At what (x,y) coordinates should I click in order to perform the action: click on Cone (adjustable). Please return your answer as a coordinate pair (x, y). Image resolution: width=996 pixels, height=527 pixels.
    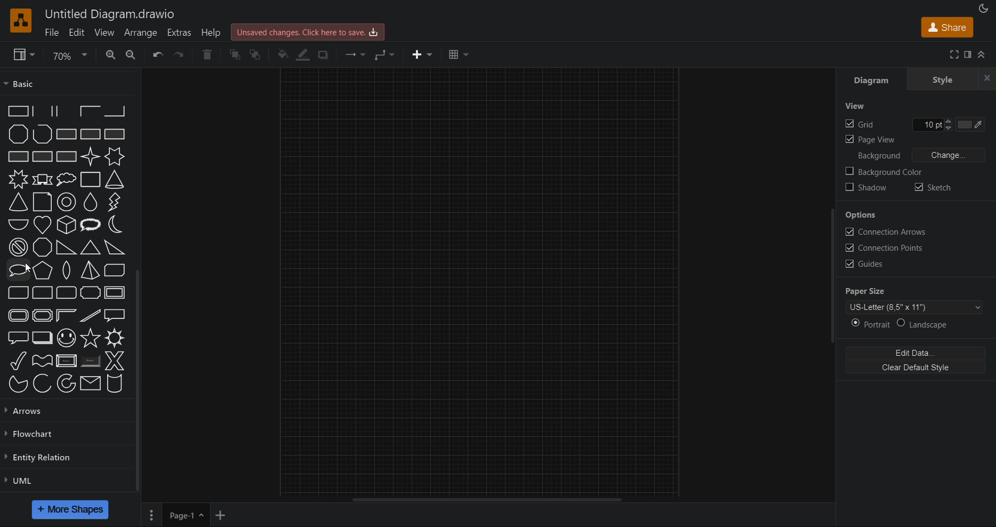
    Looking at the image, I should click on (17, 202).